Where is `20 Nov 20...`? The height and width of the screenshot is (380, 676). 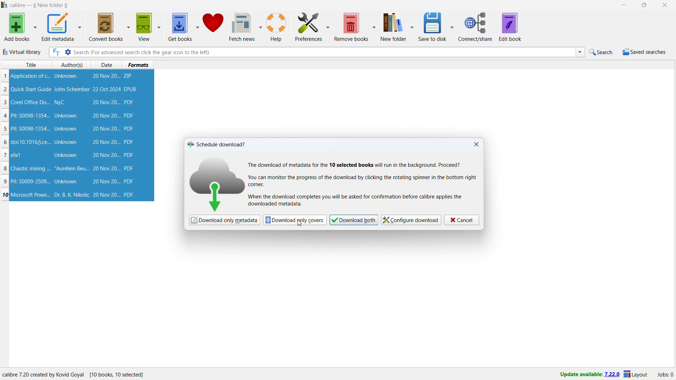
20 Nov 20... is located at coordinates (106, 142).